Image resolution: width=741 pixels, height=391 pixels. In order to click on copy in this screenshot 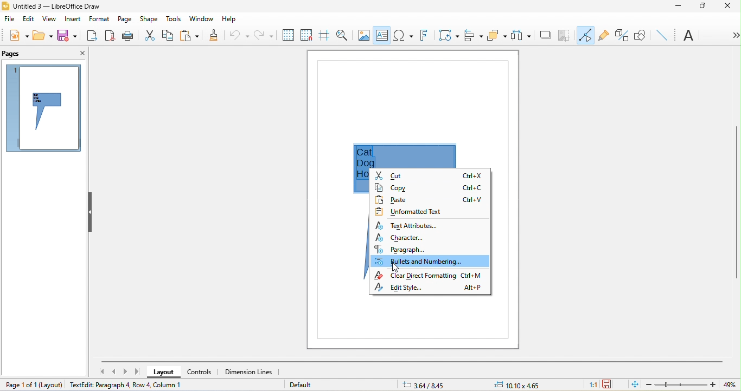, I will do `click(431, 188)`.